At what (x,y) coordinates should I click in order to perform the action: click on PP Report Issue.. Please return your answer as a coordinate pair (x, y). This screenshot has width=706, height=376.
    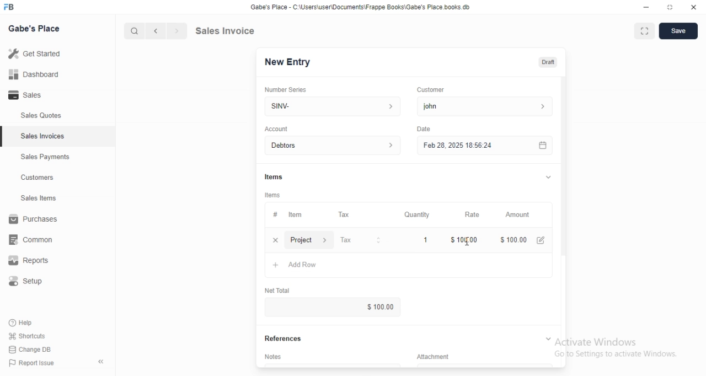
    Looking at the image, I should click on (35, 365).